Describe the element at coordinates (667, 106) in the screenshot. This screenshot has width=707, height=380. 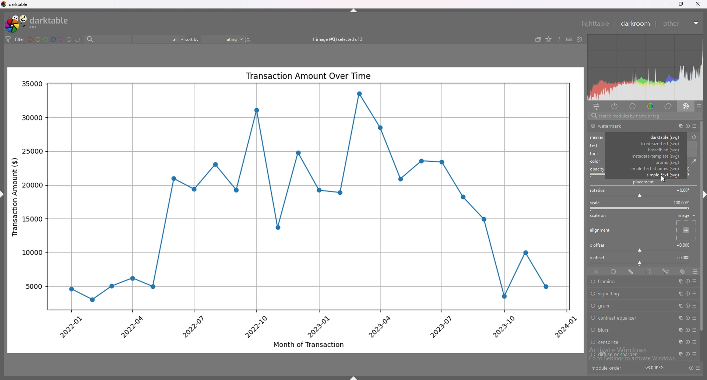
I see `correct` at that location.